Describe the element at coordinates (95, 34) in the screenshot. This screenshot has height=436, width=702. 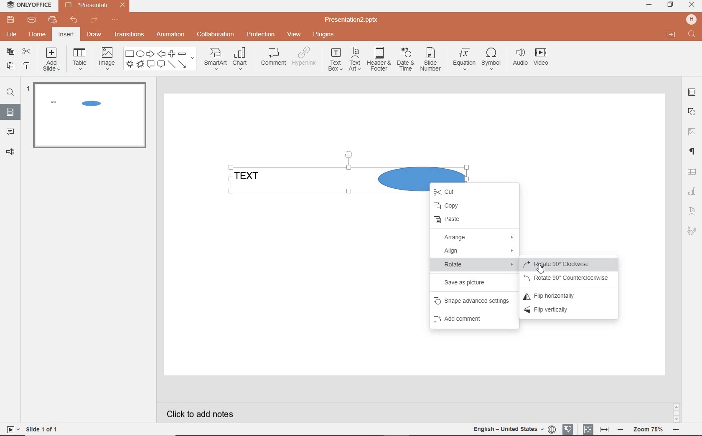
I see `draw` at that location.